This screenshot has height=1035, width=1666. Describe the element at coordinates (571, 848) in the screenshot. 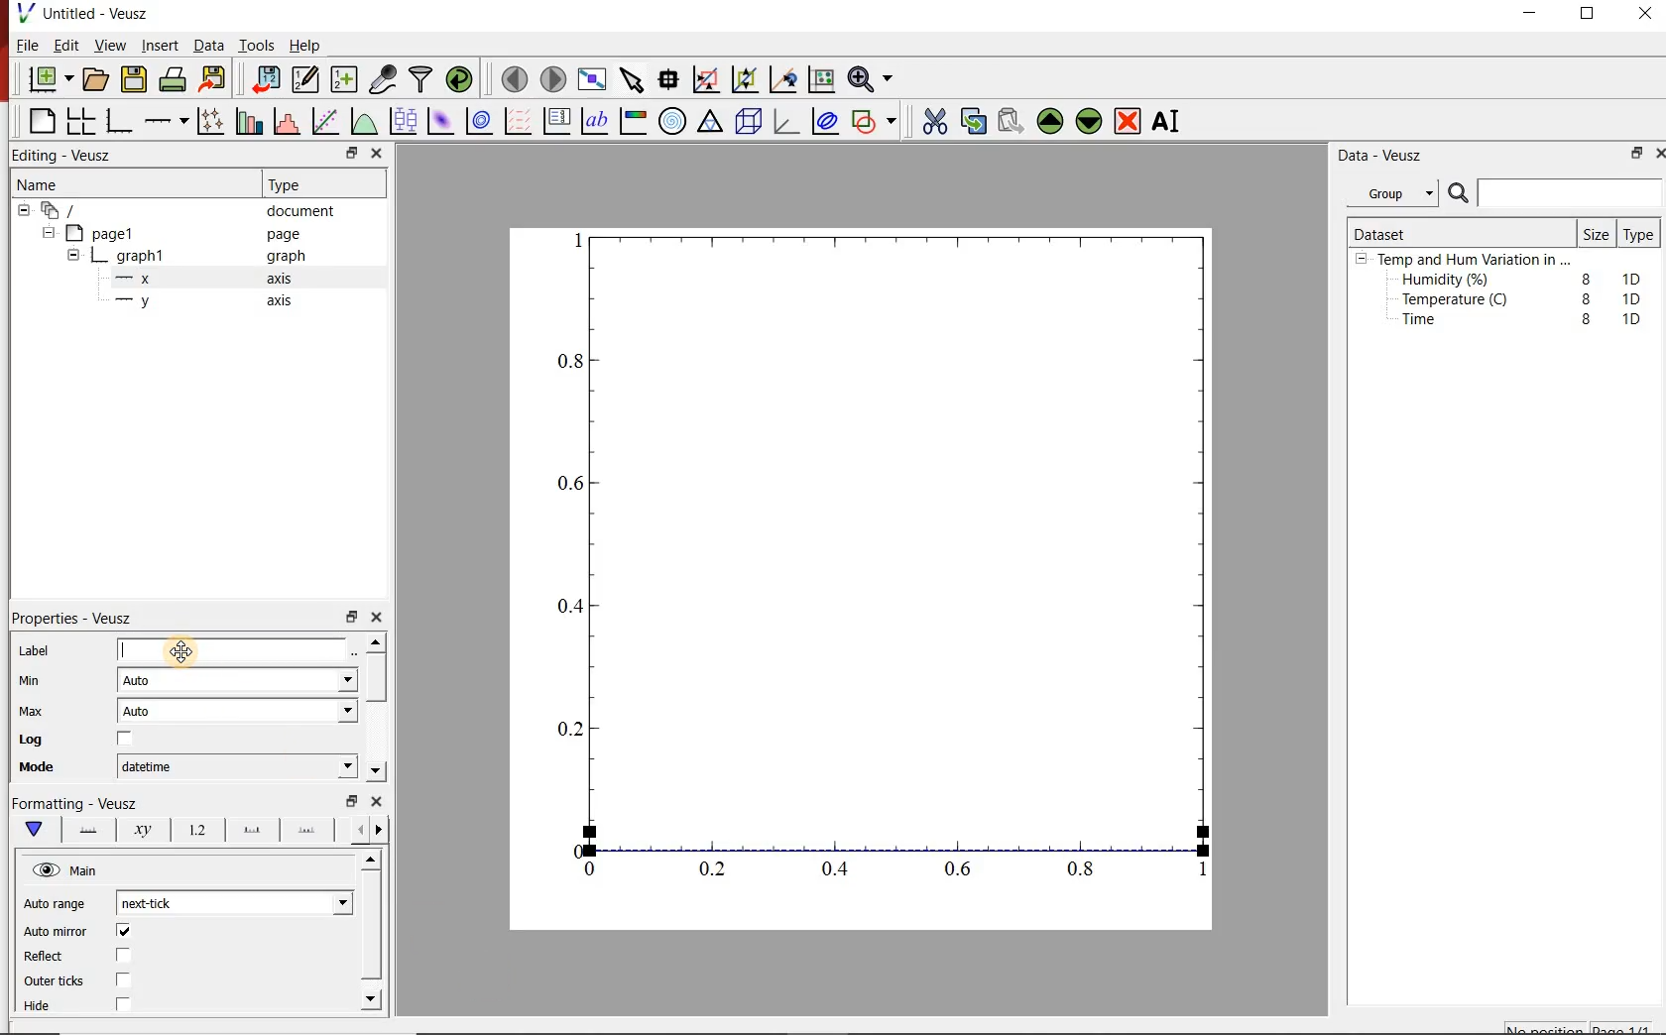

I see `0` at that location.